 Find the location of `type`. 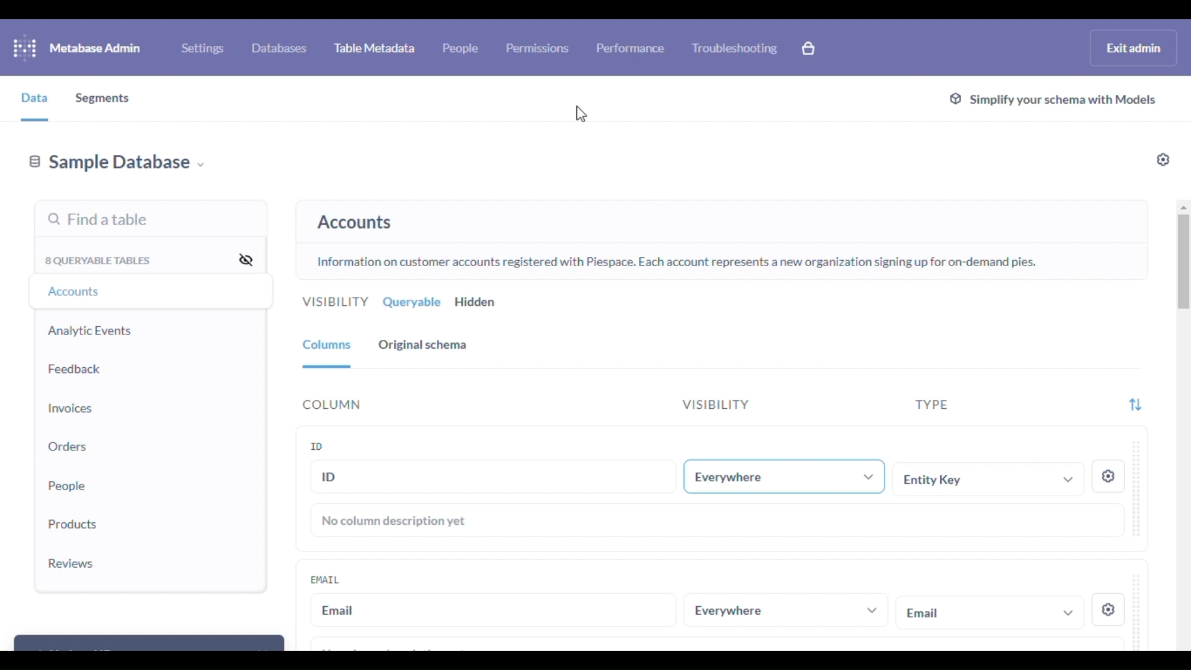

type is located at coordinates (932, 405).